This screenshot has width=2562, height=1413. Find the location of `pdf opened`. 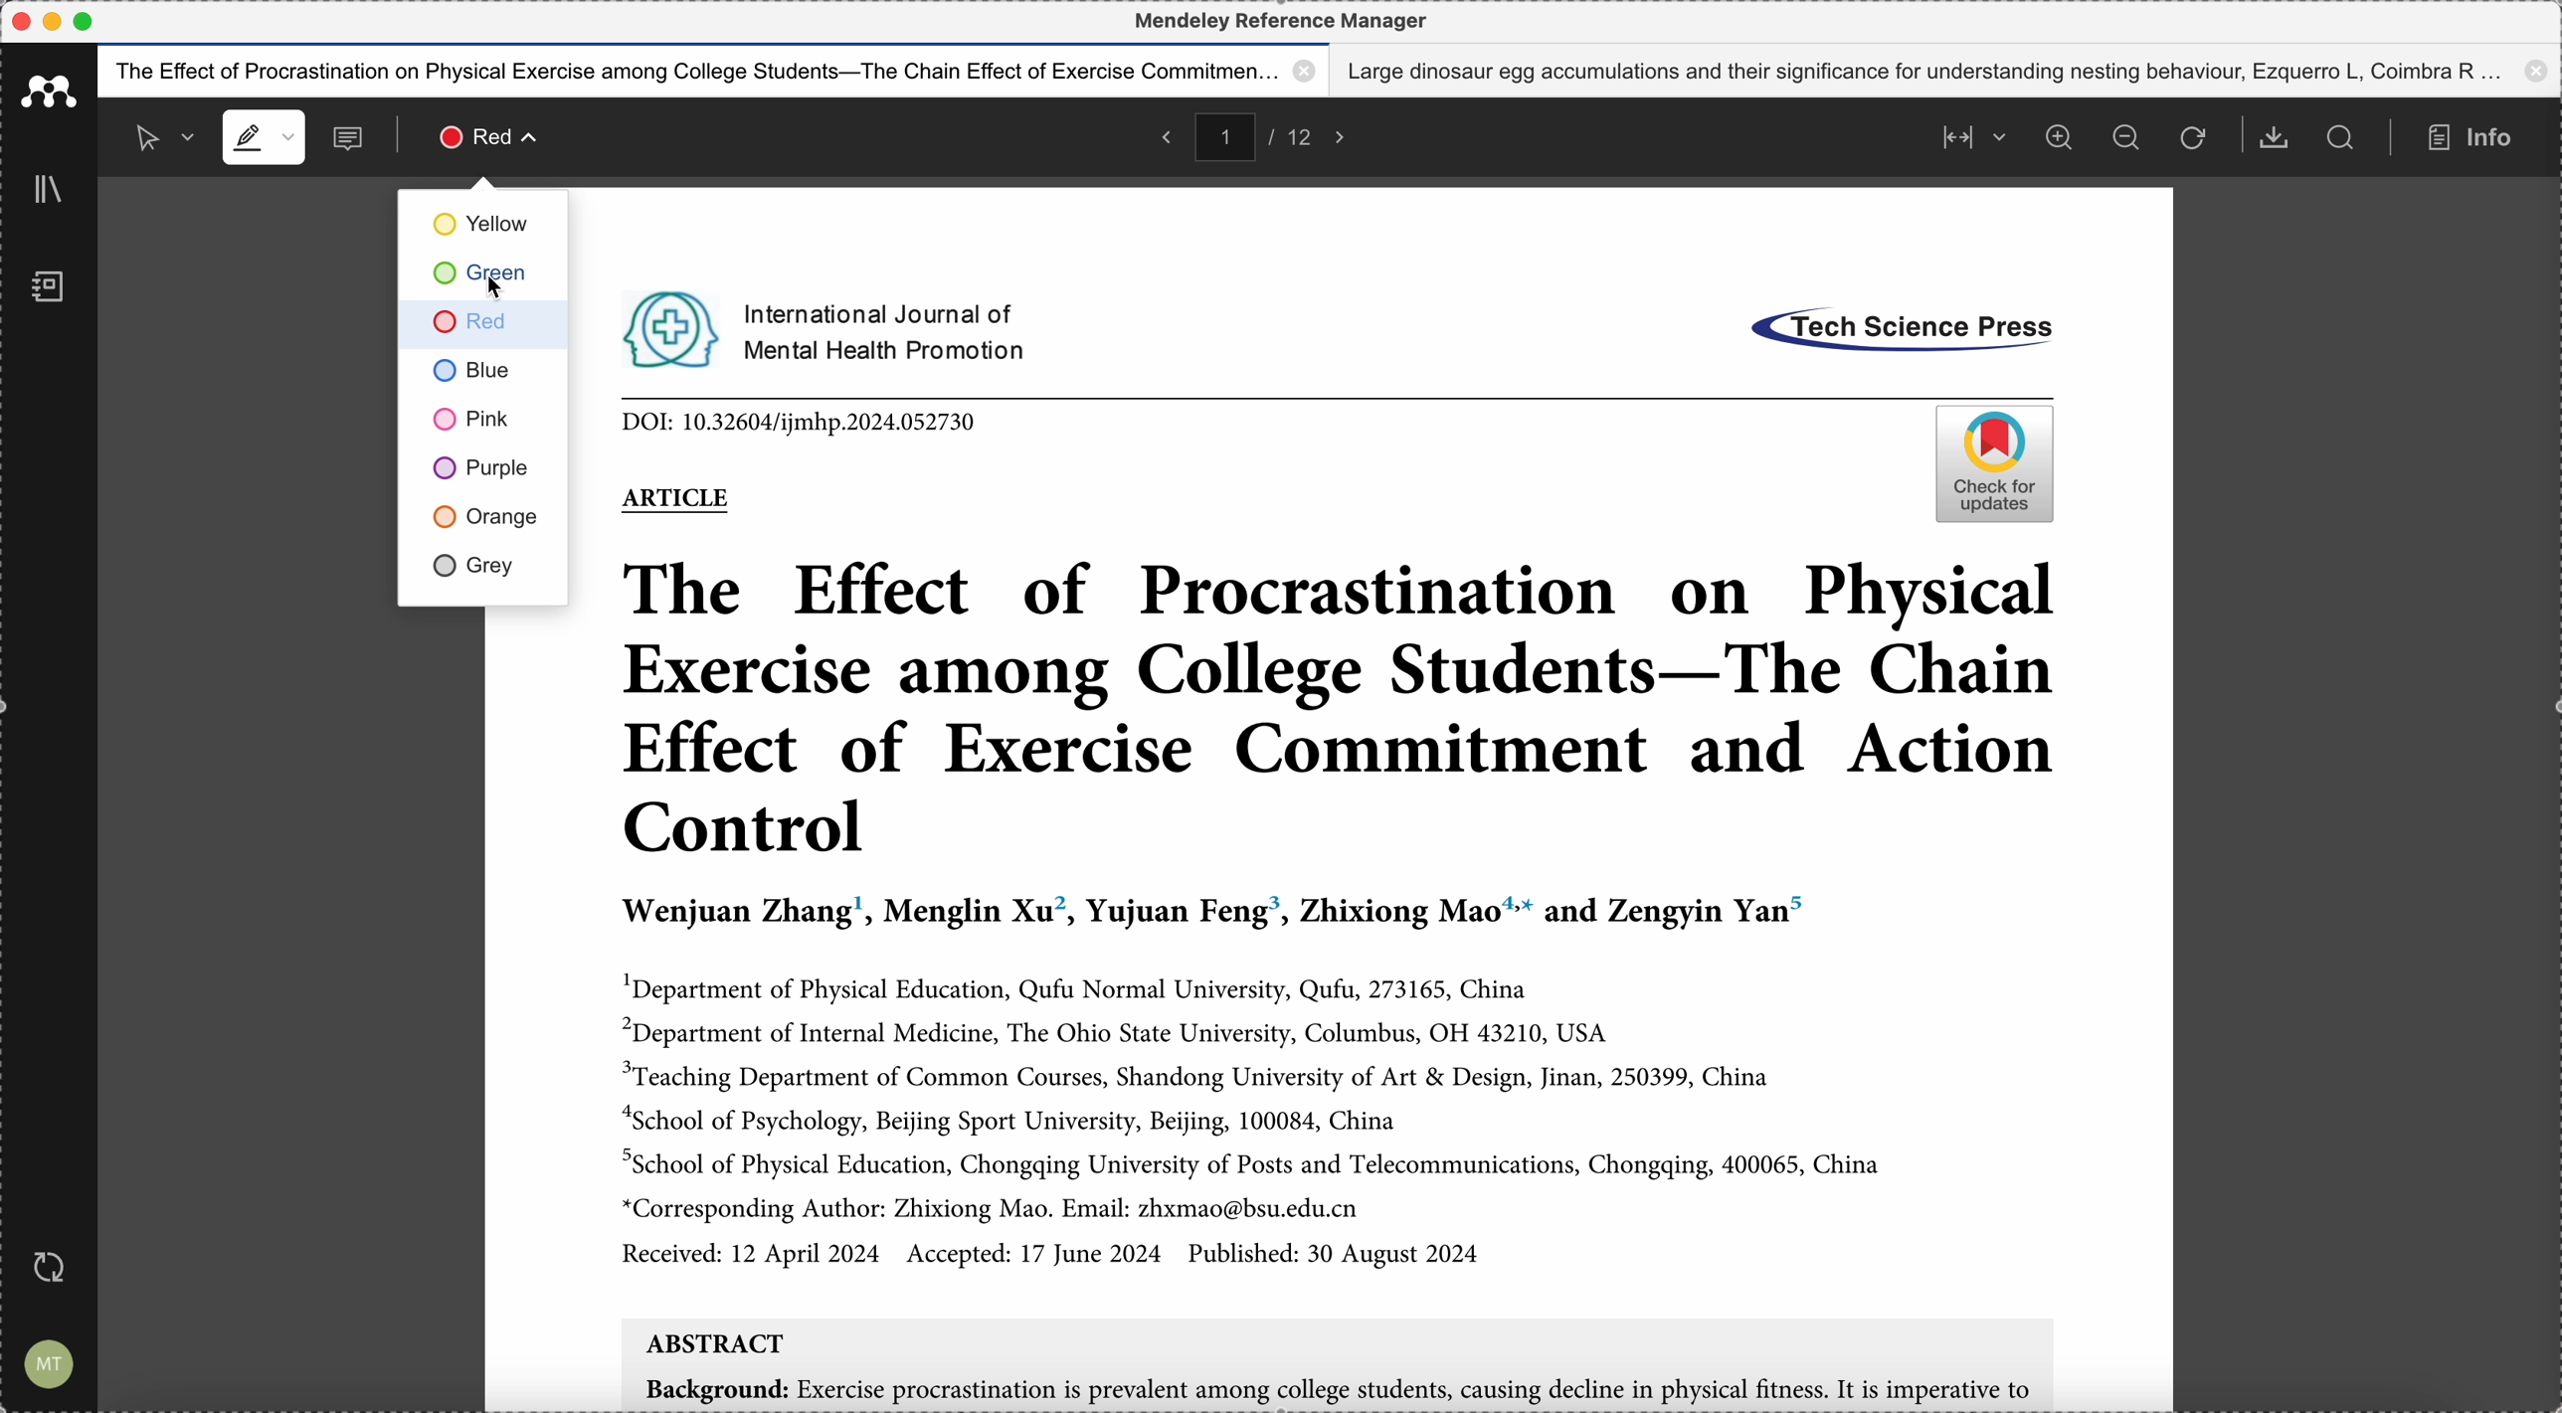

pdf opened is located at coordinates (1368, 801).